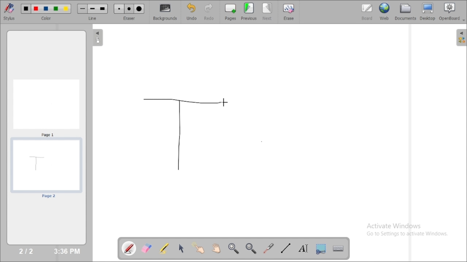 The image size is (467, 262). I want to click on Color 4, so click(56, 9).